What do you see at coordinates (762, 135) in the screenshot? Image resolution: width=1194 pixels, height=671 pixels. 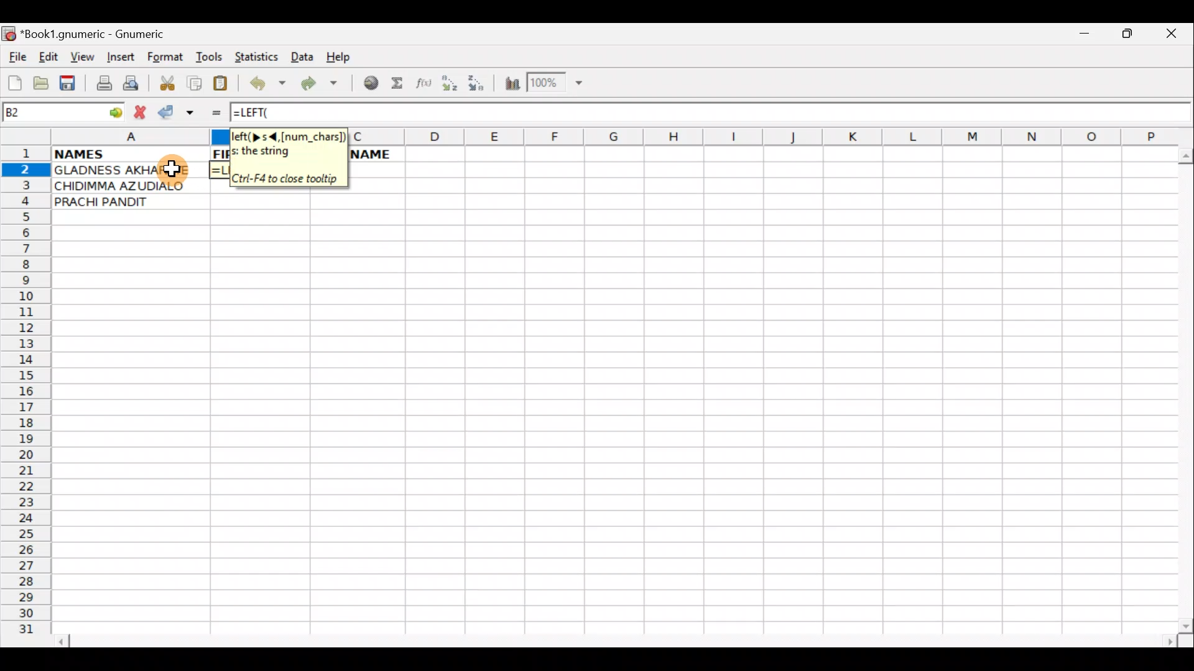 I see `Columns` at bounding box center [762, 135].